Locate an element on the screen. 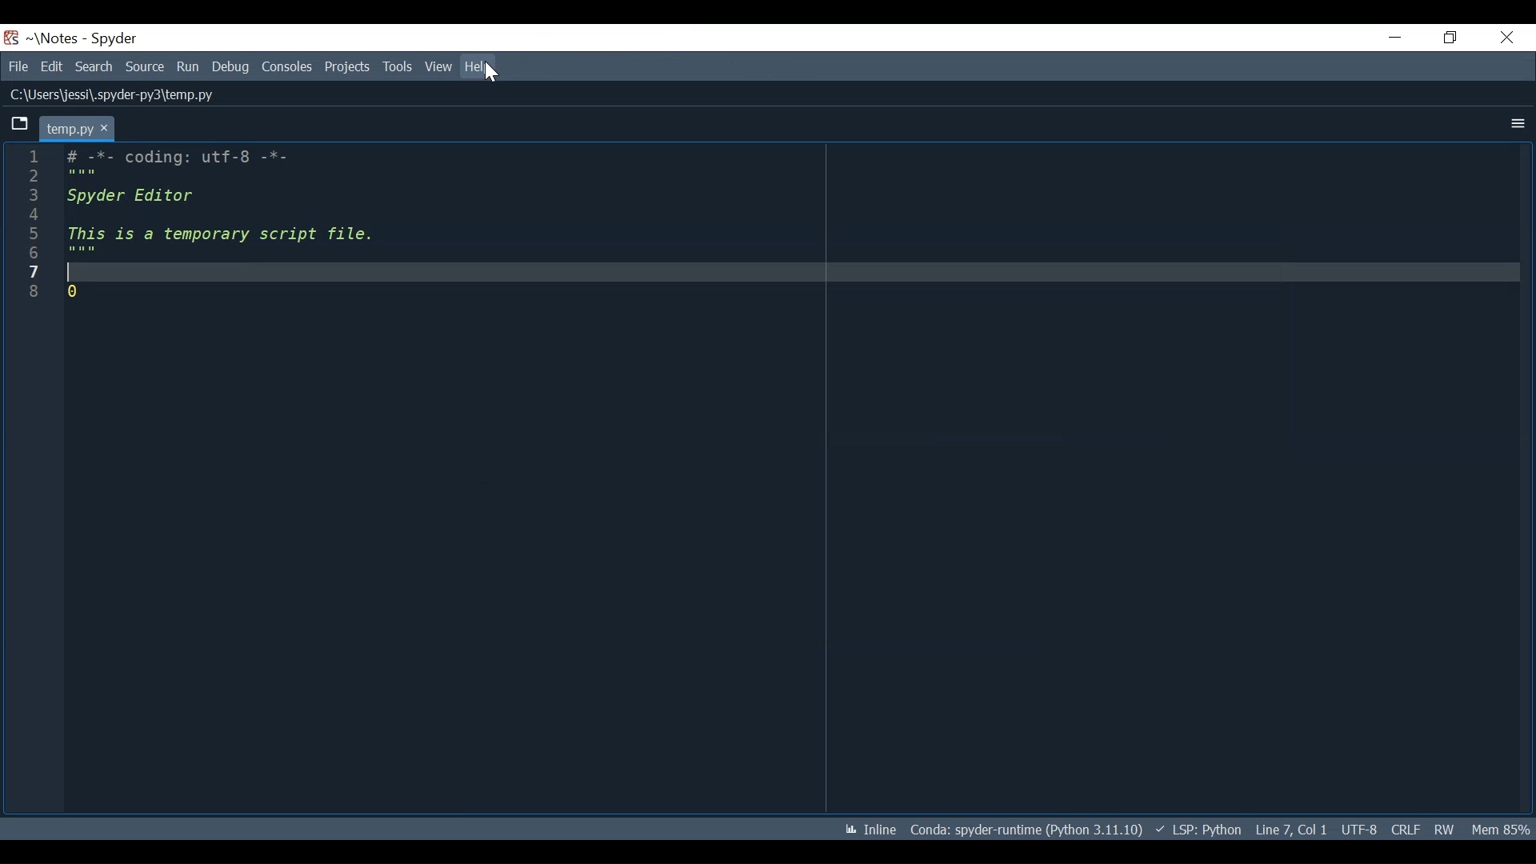  File  is located at coordinates (18, 66).